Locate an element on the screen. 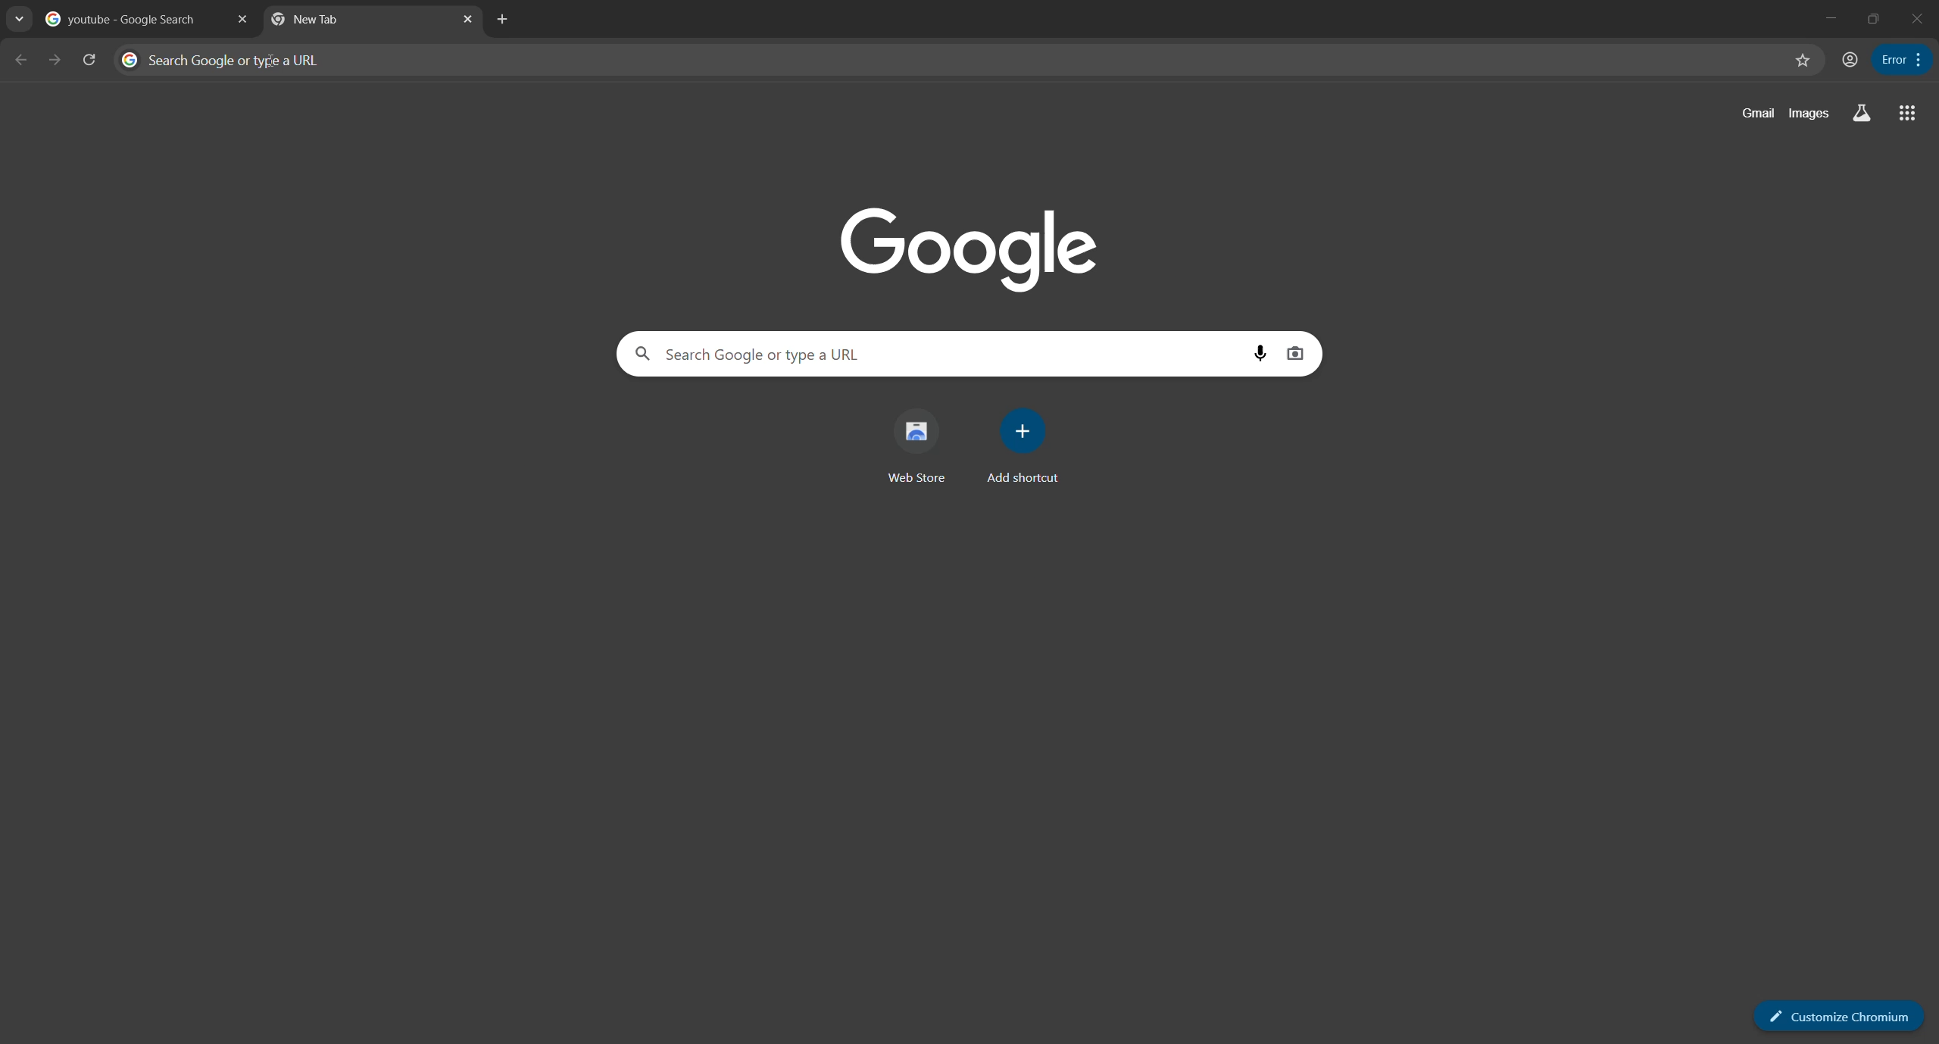 This screenshot has width=1939, height=1044. web store shortcut is located at coordinates (912, 449).